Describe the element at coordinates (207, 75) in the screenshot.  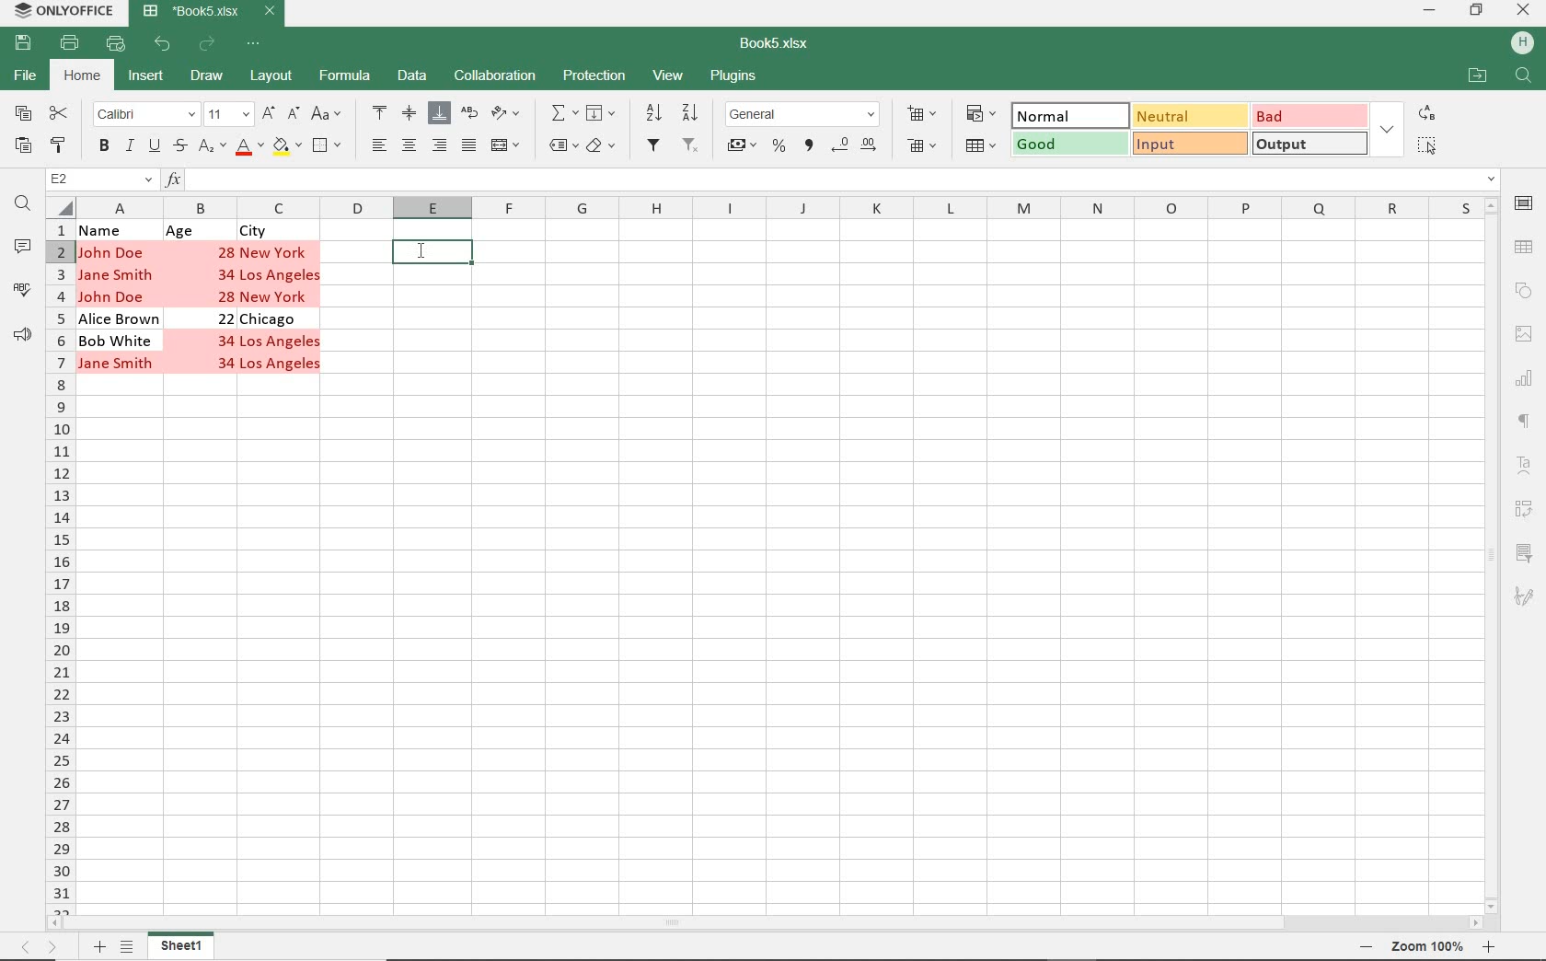
I see `DRAW` at that location.